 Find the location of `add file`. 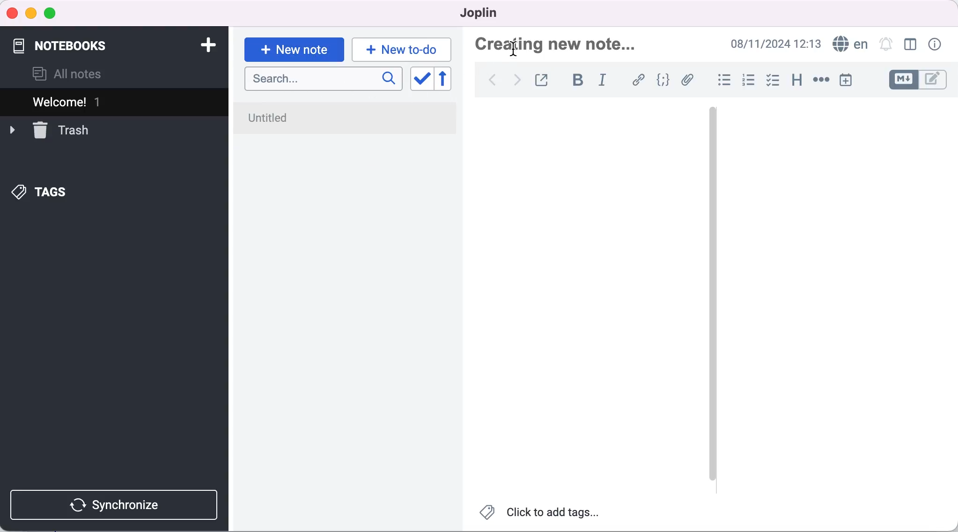

add file is located at coordinates (689, 81).